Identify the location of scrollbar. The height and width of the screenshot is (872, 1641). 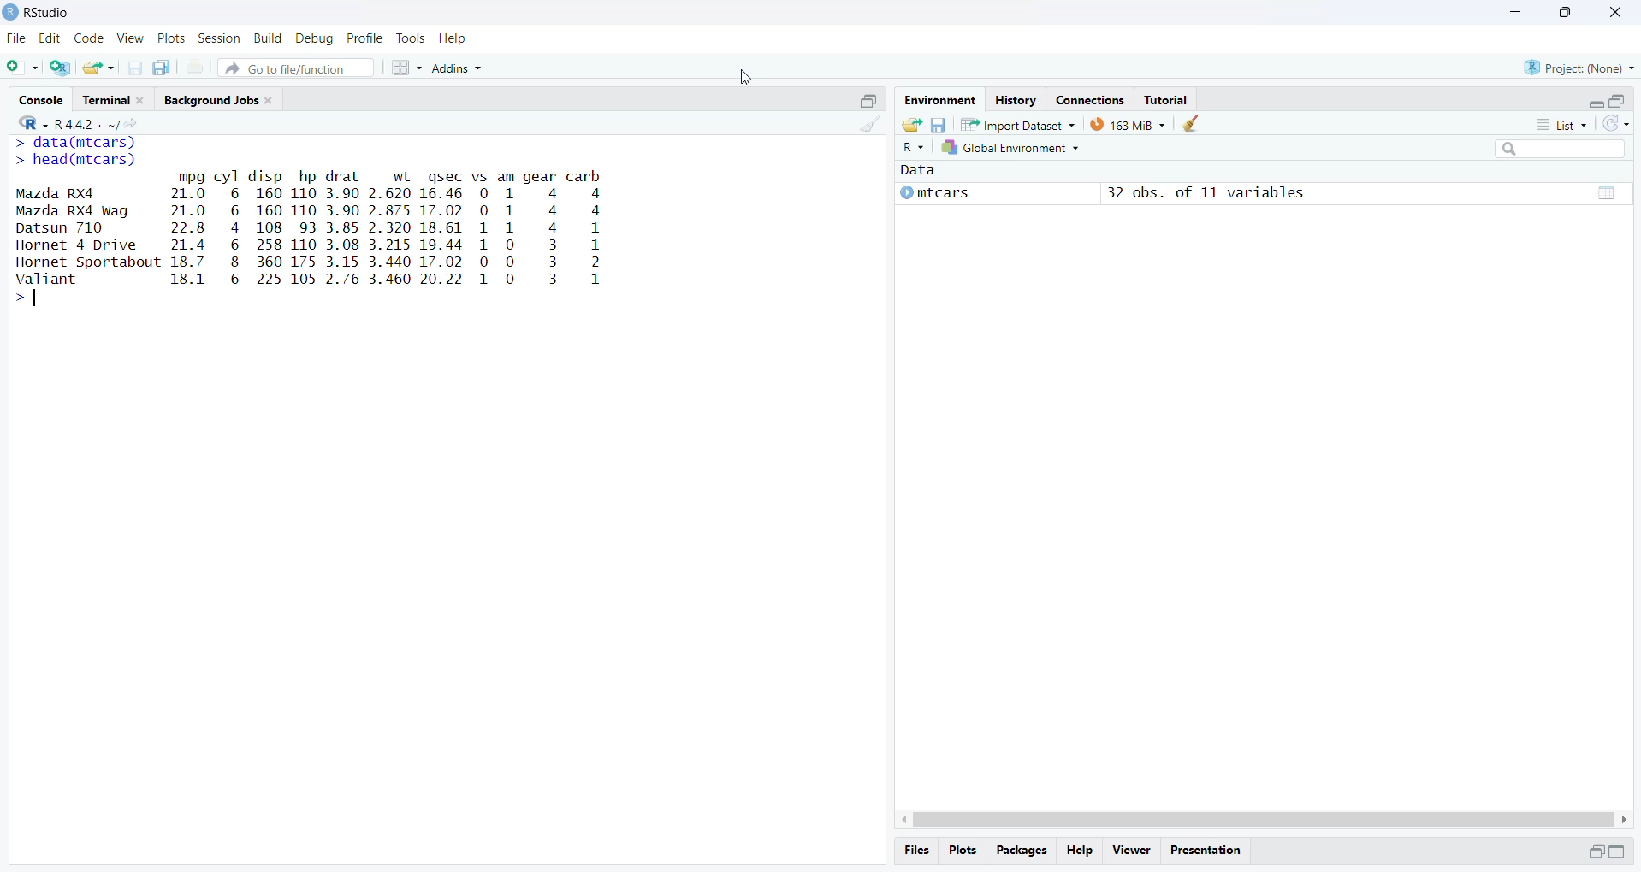
(1265, 818).